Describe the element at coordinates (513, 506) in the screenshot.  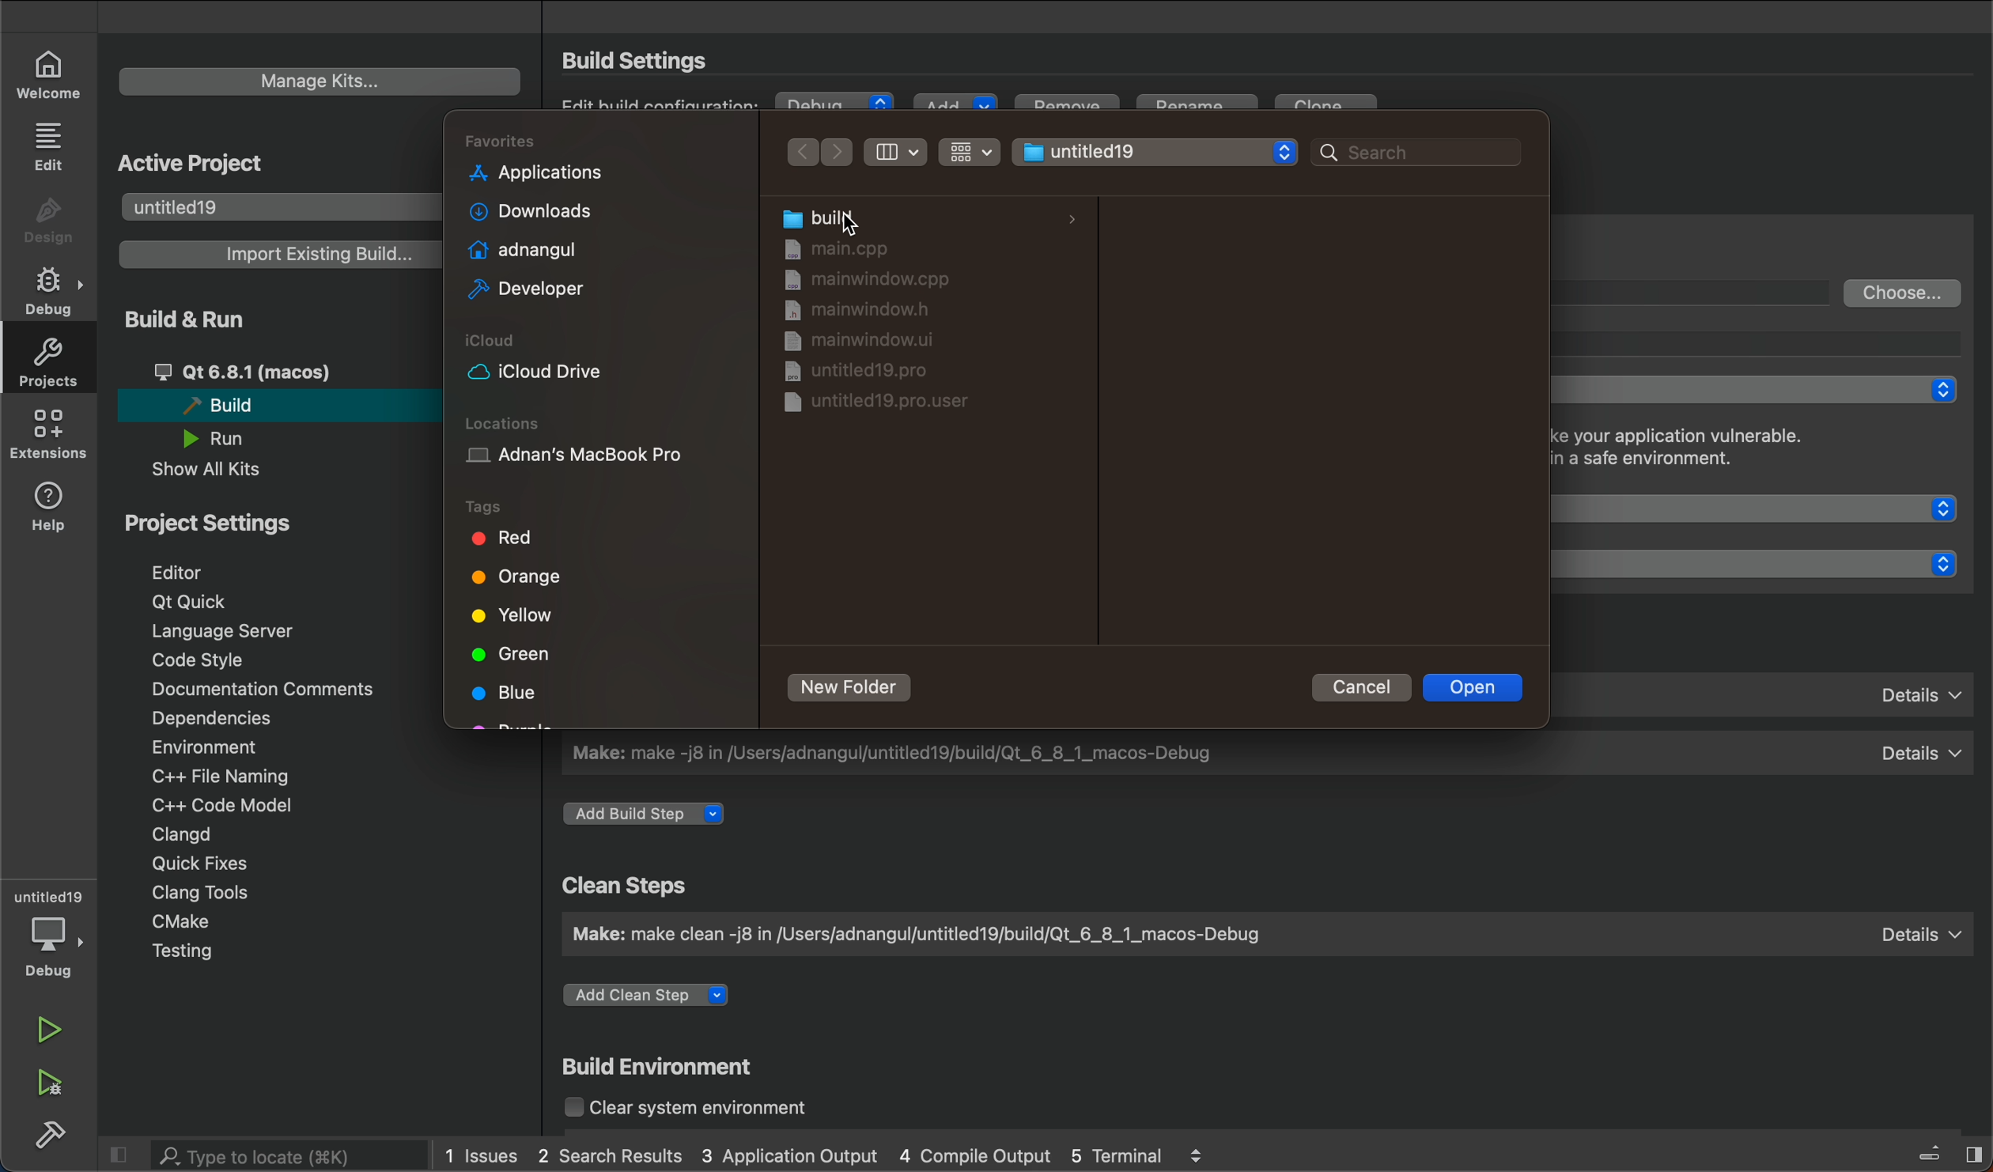
I see `tags` at that location.